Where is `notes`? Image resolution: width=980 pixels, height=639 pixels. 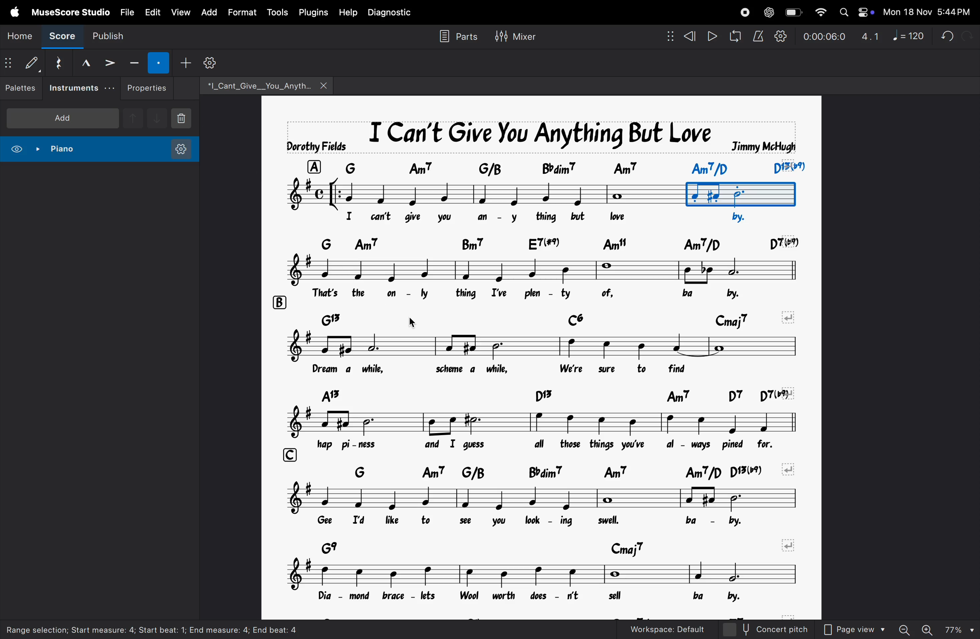
notes is located at coordinates (548, 271).